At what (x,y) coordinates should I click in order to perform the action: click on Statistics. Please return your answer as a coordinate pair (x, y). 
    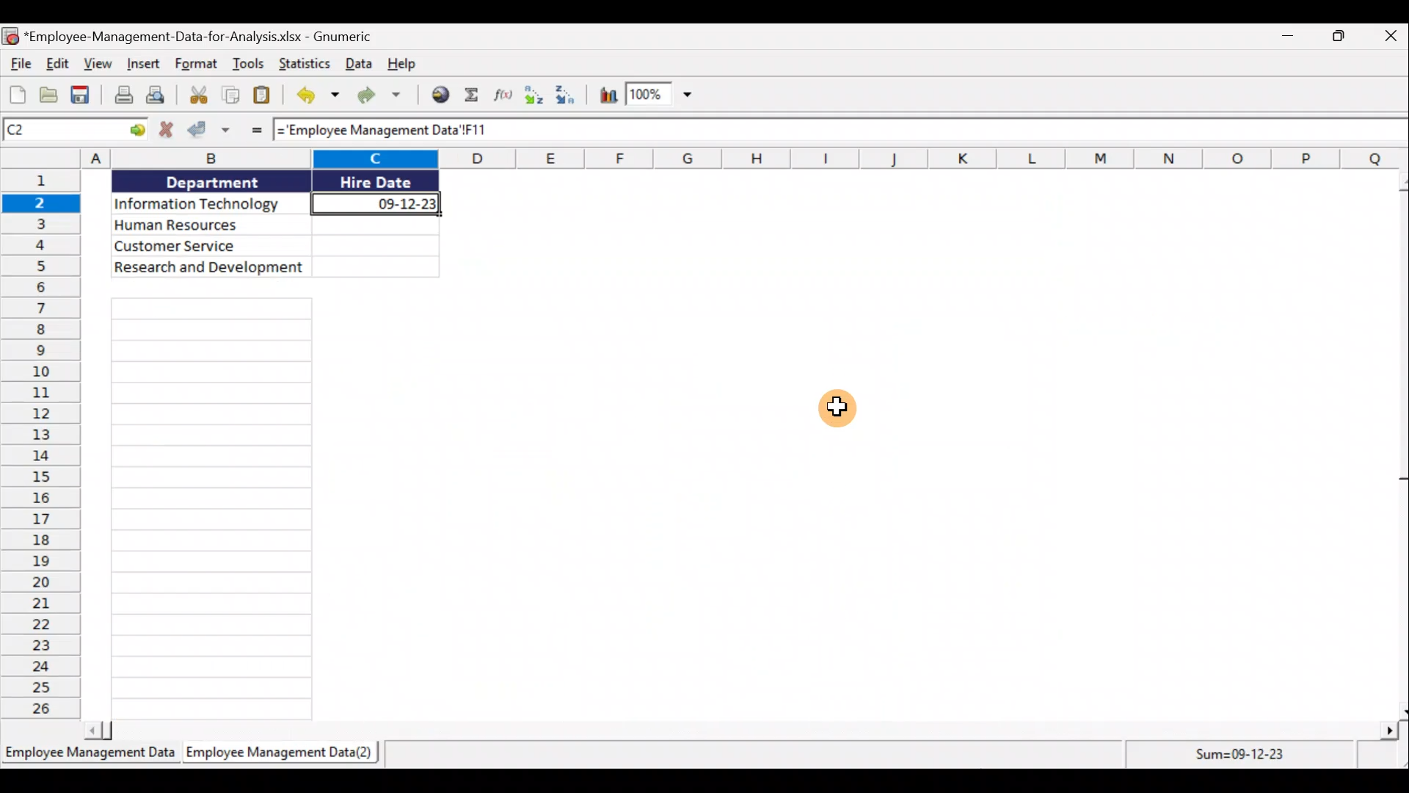
    Looking at the image, I should click on (303, 63).